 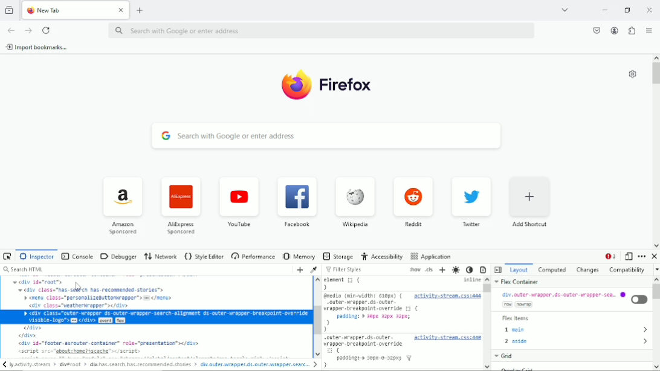 What do you see at coordinates (315, 364) in the screenshot?
I see `Next` at bounding box center [315, 364].